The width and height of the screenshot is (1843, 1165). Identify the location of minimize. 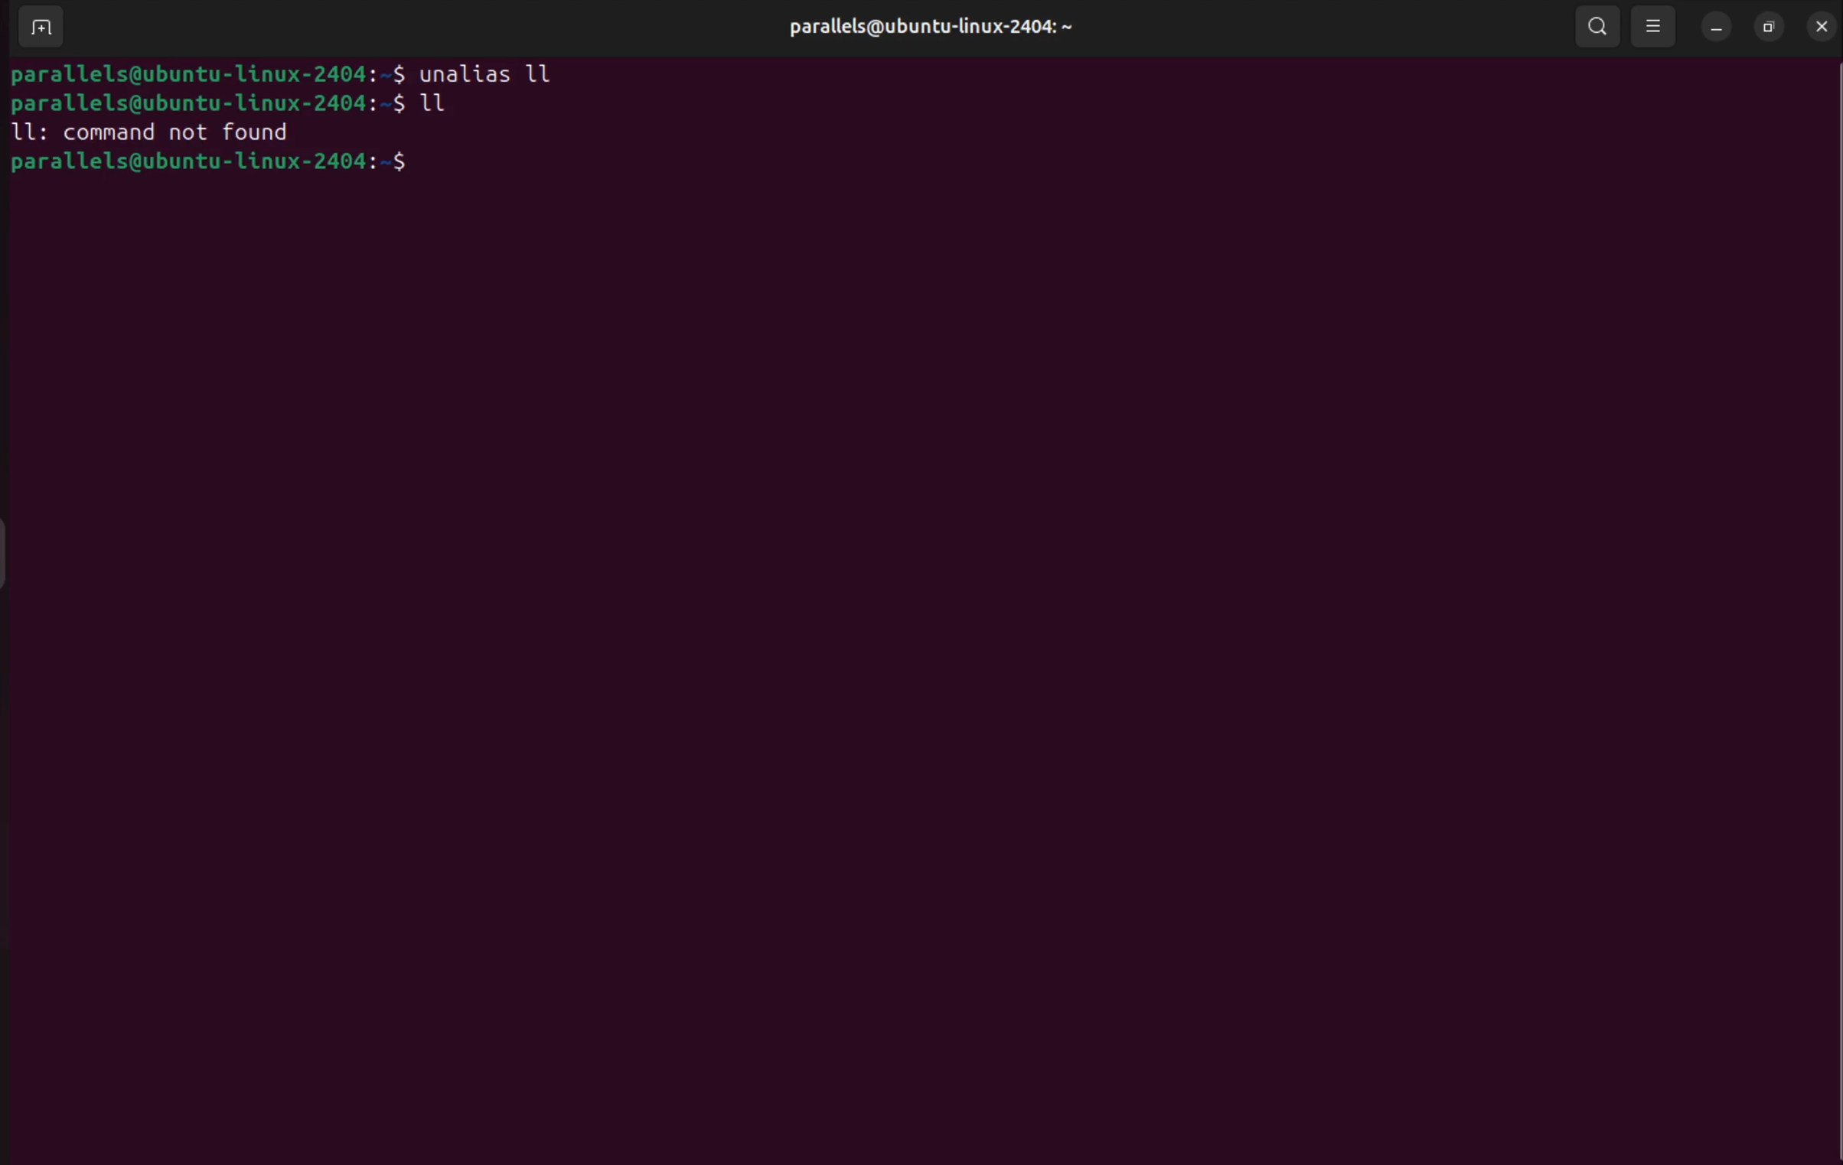
(1717, 26).